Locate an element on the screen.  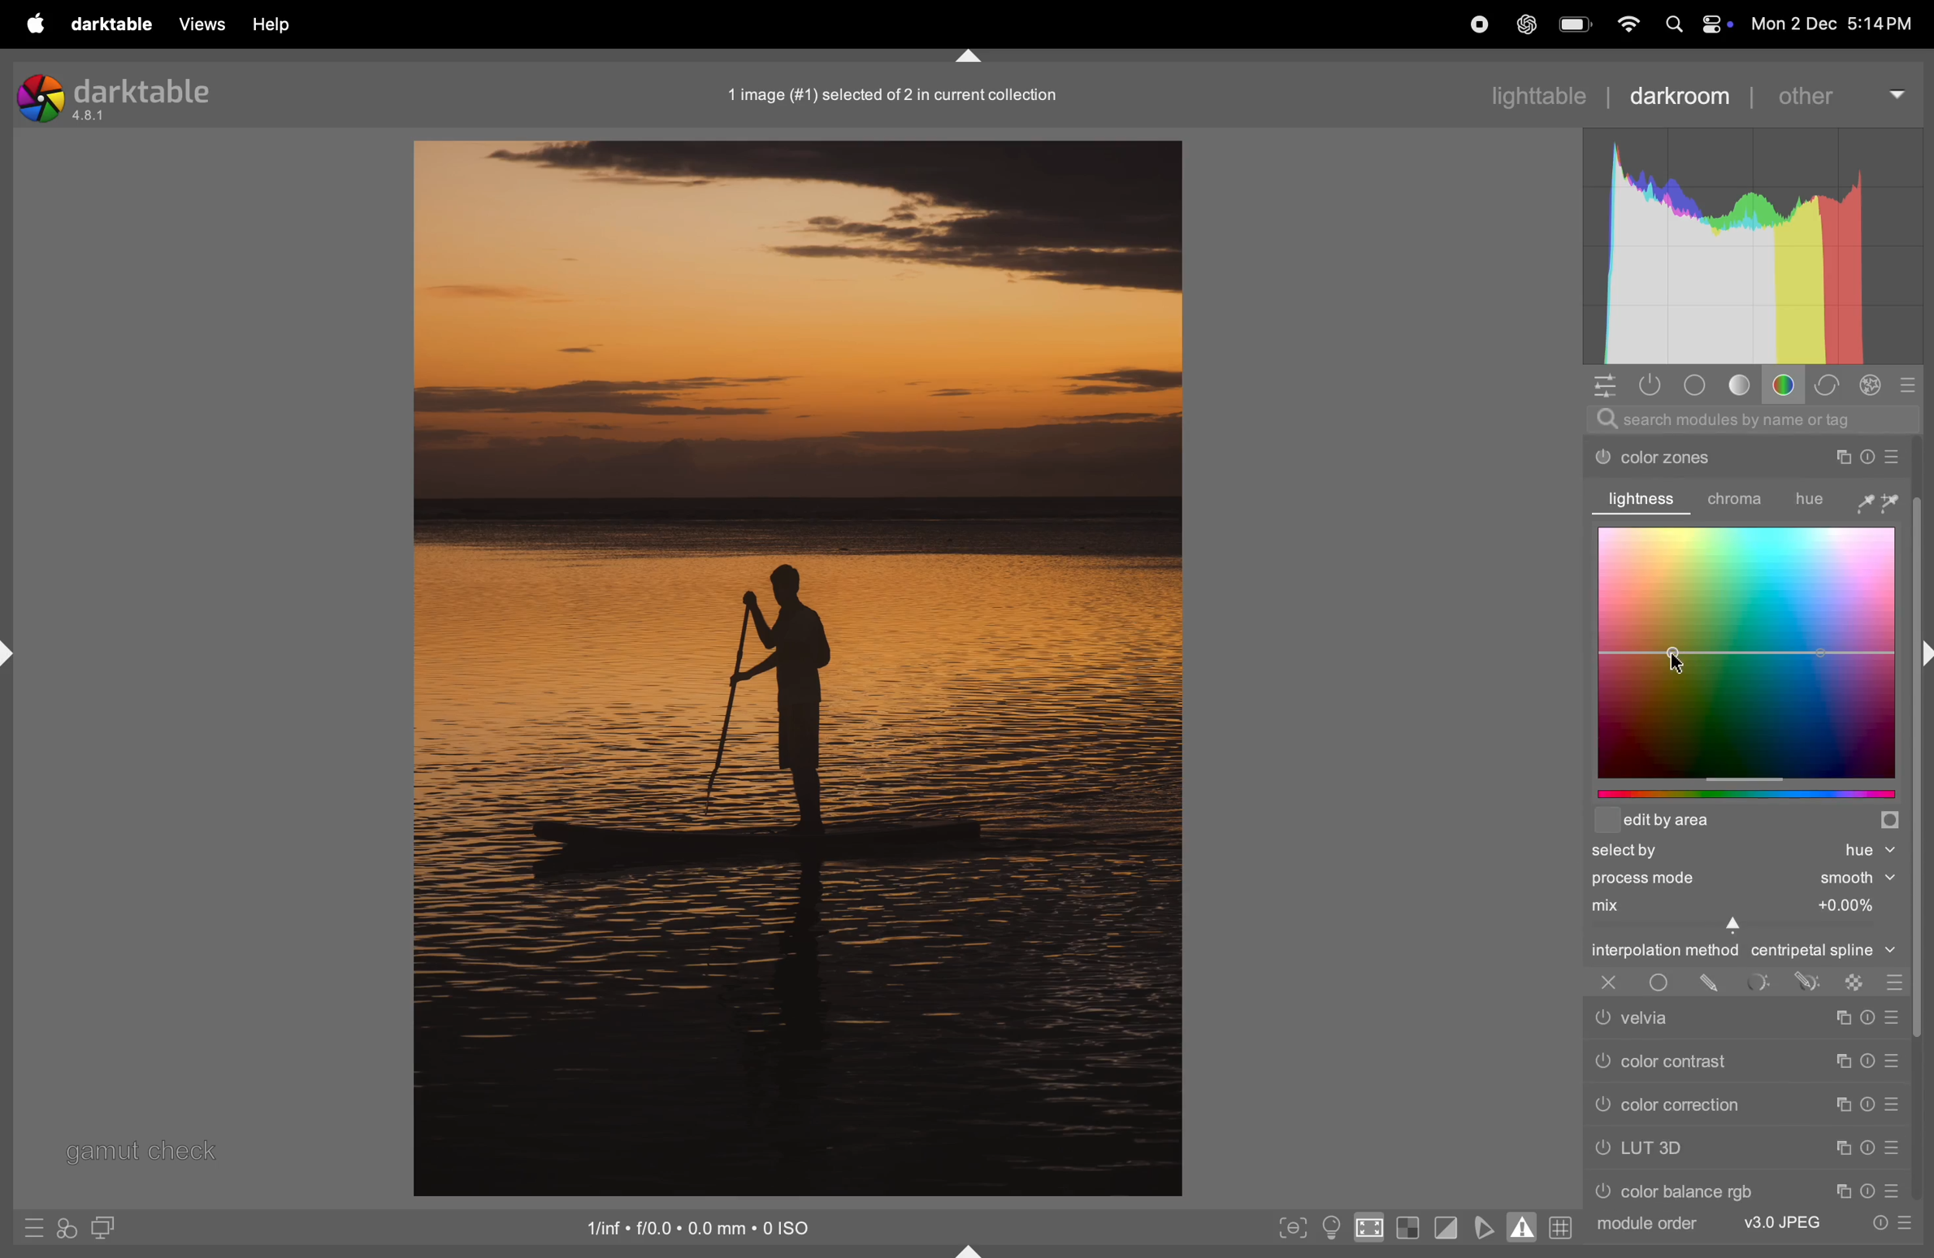
 is located at coordinates (1740, 384).